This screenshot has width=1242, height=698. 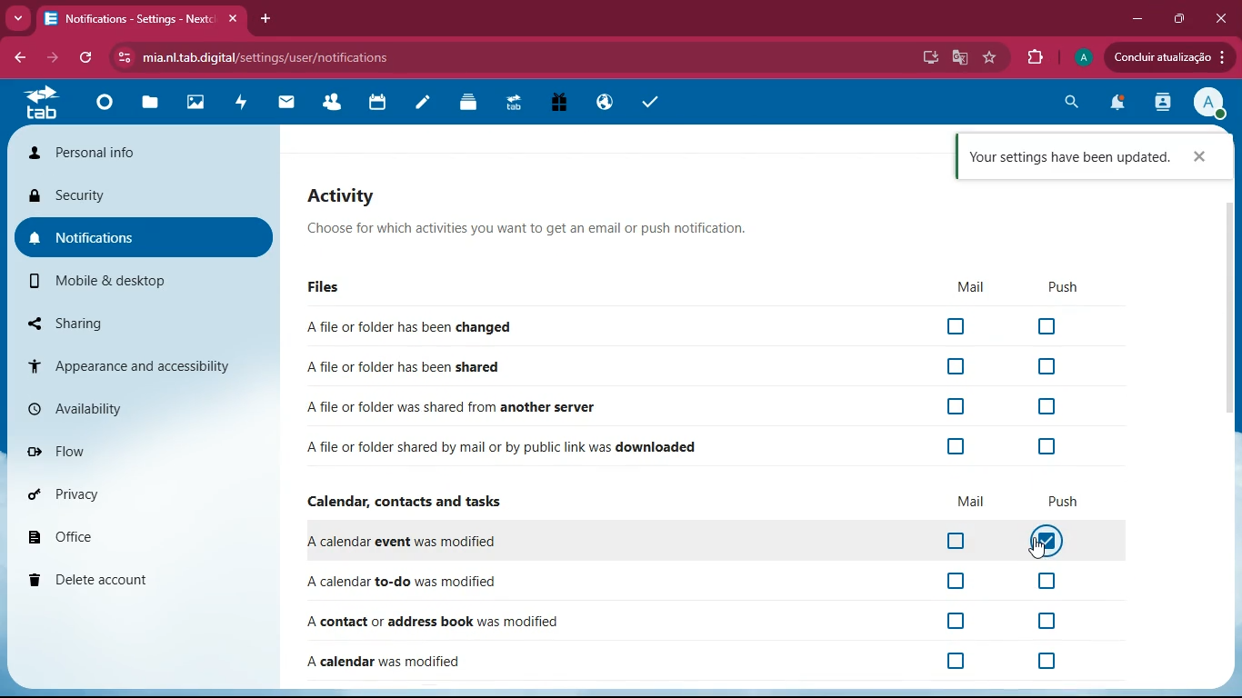 What do you see at coordinates (1194, 157) in the screenshot?
I see `Close` at bounding box center [1194, 157].